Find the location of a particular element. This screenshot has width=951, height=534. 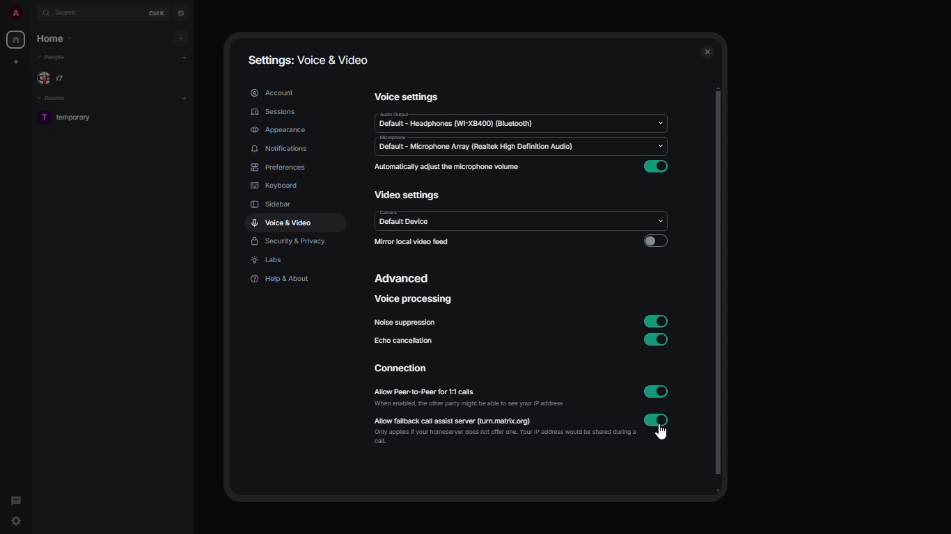

video settings is located at coordinates (409, 194).